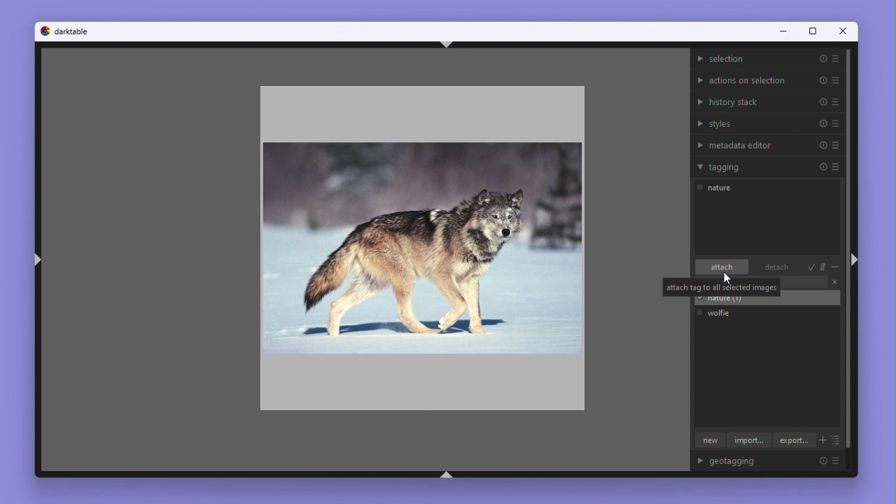 The image size is (896, 504). What do you see at coordinates (773, 268) in the screenshot?
I see `Detach` at bounding box center [773, 268].